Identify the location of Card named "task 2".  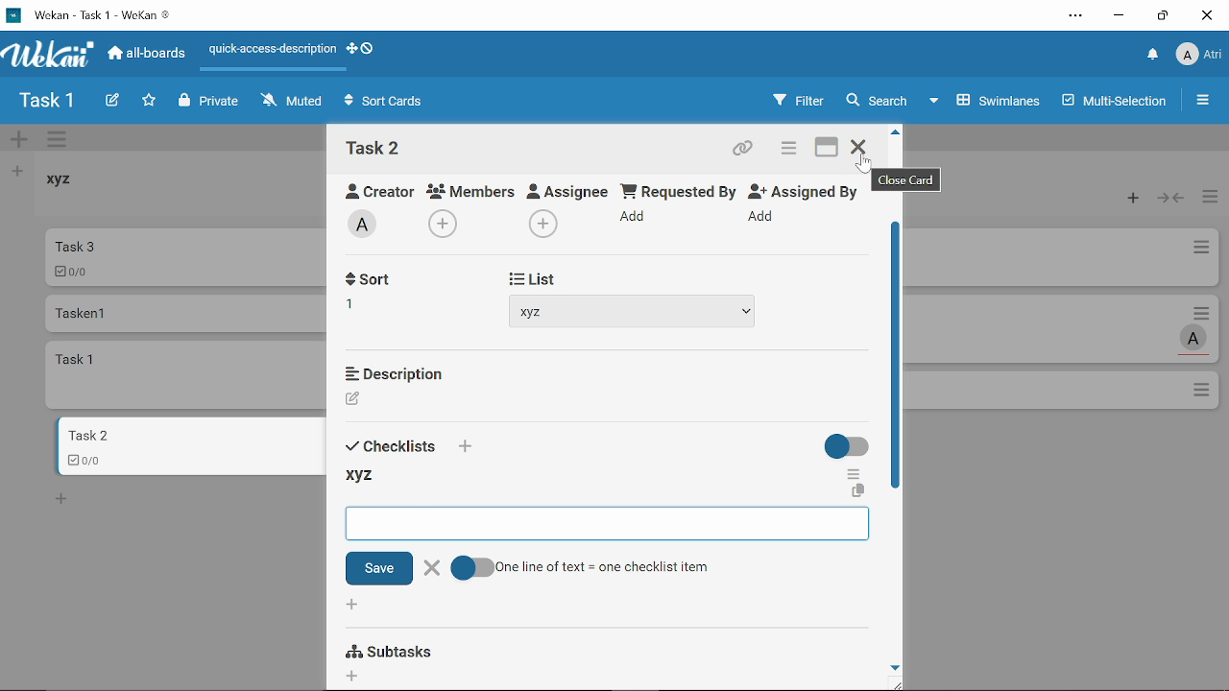
(188, 436).